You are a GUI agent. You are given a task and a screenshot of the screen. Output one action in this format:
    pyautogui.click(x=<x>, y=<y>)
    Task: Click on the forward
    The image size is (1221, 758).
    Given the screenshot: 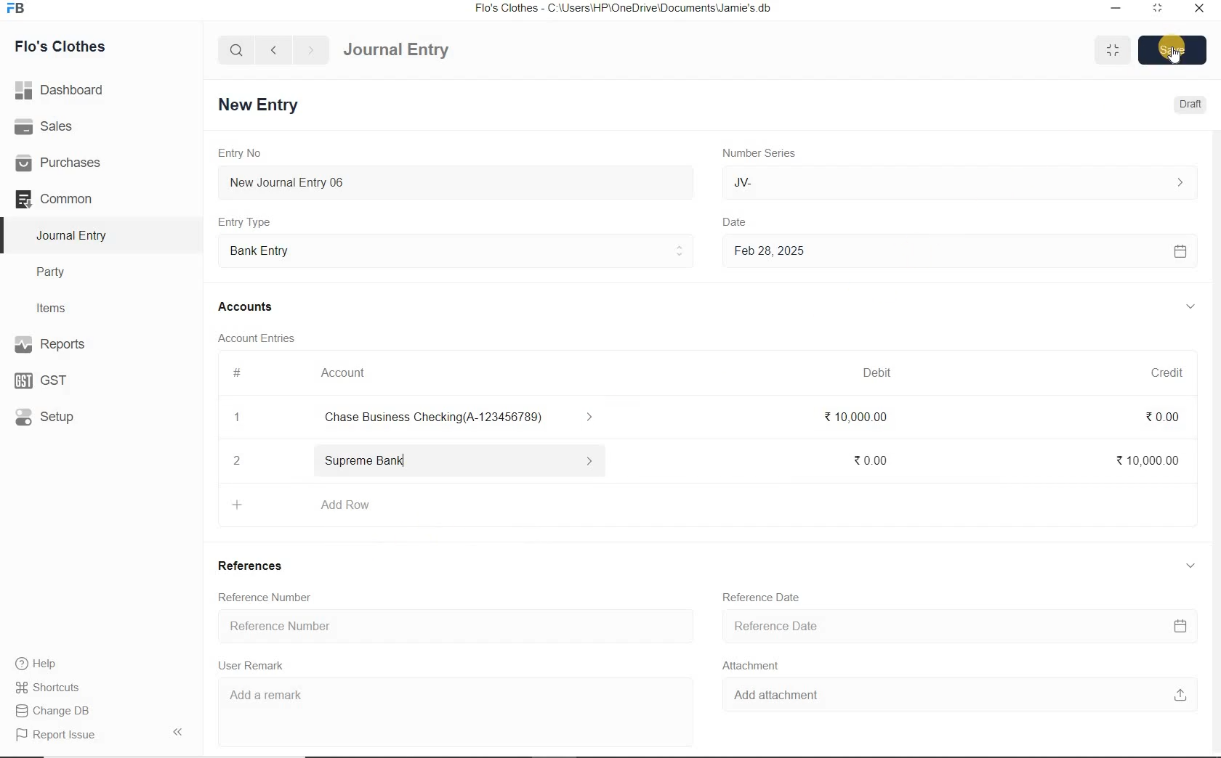 What is the action you would take?
    pyautogui.click(x=312, y=50)
    